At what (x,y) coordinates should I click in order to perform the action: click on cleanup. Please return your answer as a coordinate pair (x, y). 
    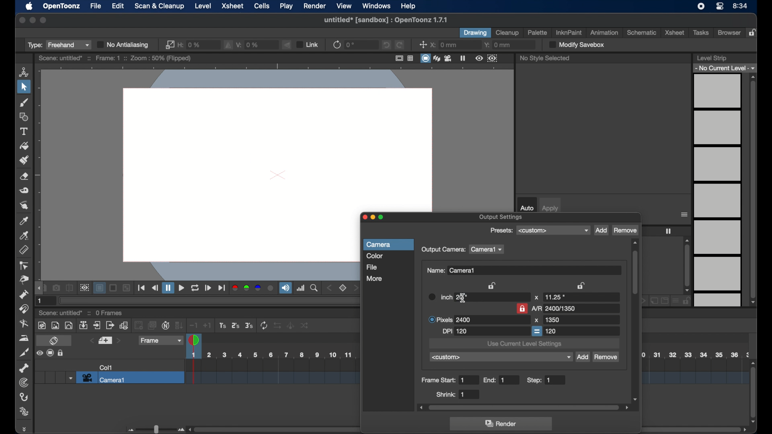
    Looking at the image, I should click on (507, 32).